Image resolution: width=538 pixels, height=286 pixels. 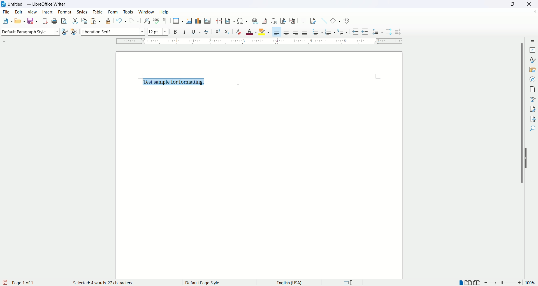 I want to click on redo, so click(x=134, y=21).